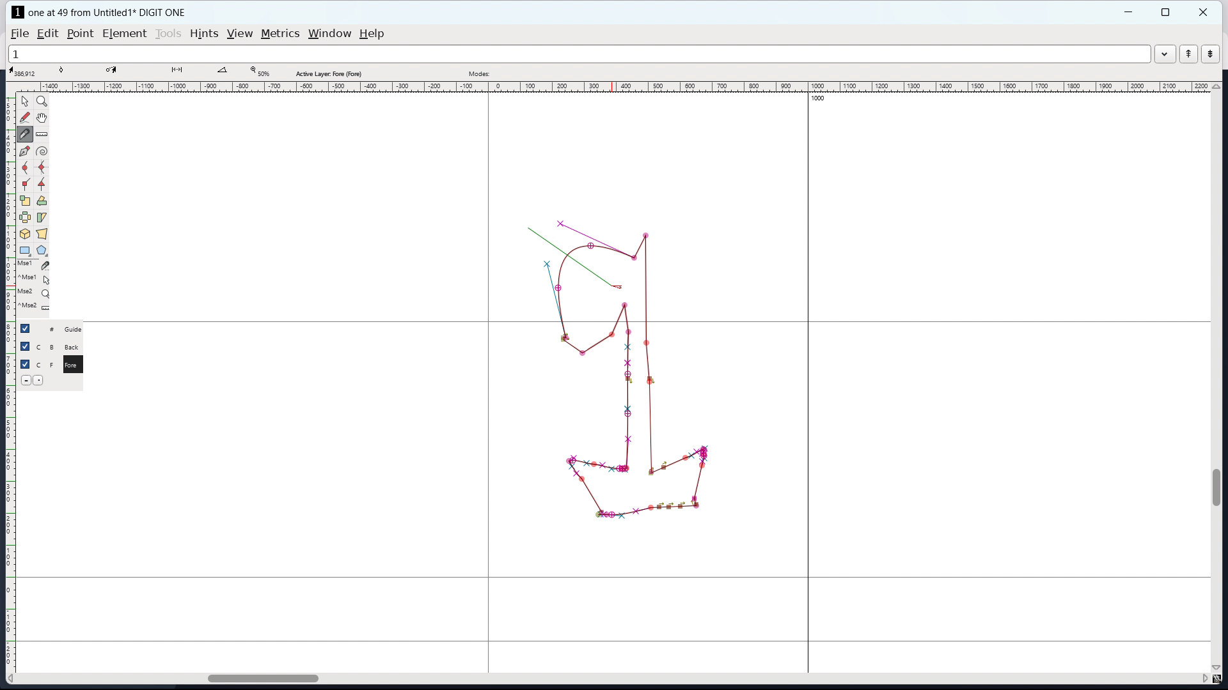 The image size is (1228, 690). What do you see at coordinates (1188, 54) in the screenshot?
I see `previous word in the current word list` at bounding box center [1188, 54].